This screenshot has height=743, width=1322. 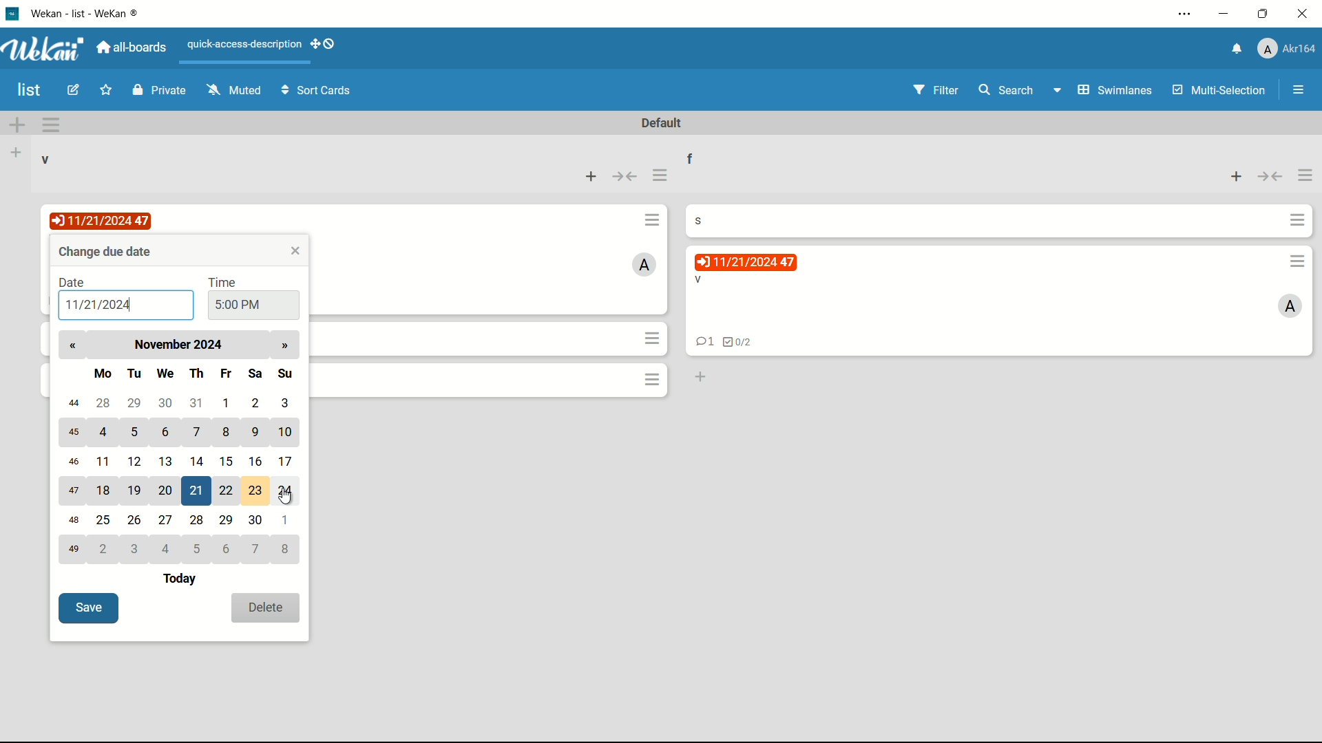 What do you see at coordinates (105, 492) in the screenshot?
I see `18` at bounding box center [105, 492].